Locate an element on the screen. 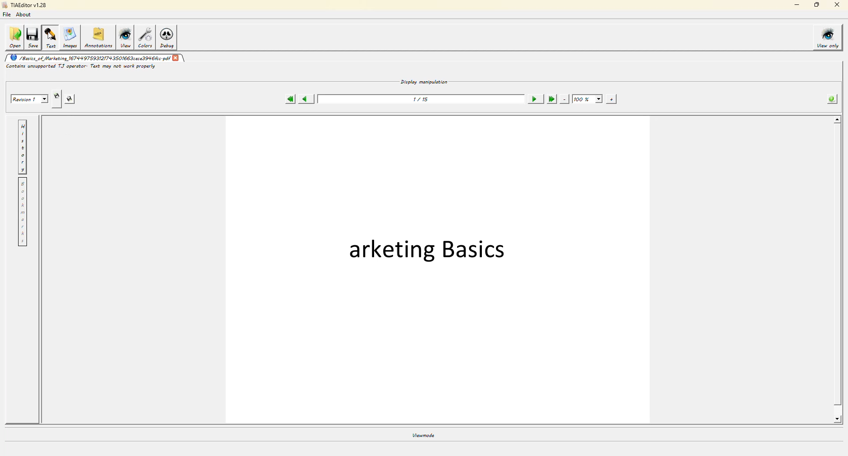  save the revision is located at coordinates (73, 99).